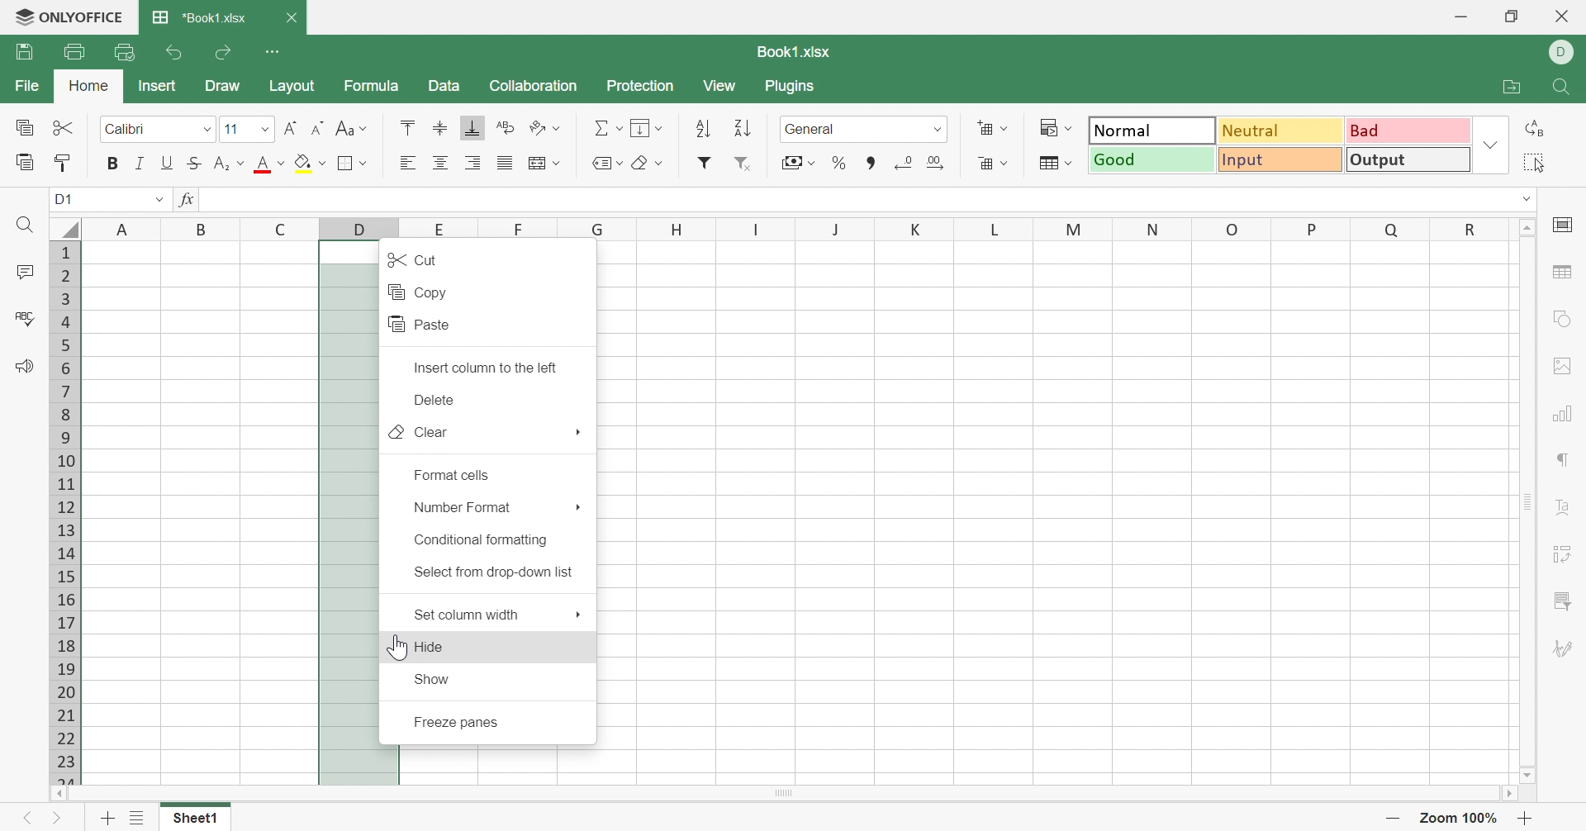 The height and width of the screenshot is (831, 1586). Describe the element at coordinates (789, 161) in the screenshot. I see `Accountancy style` at that location.